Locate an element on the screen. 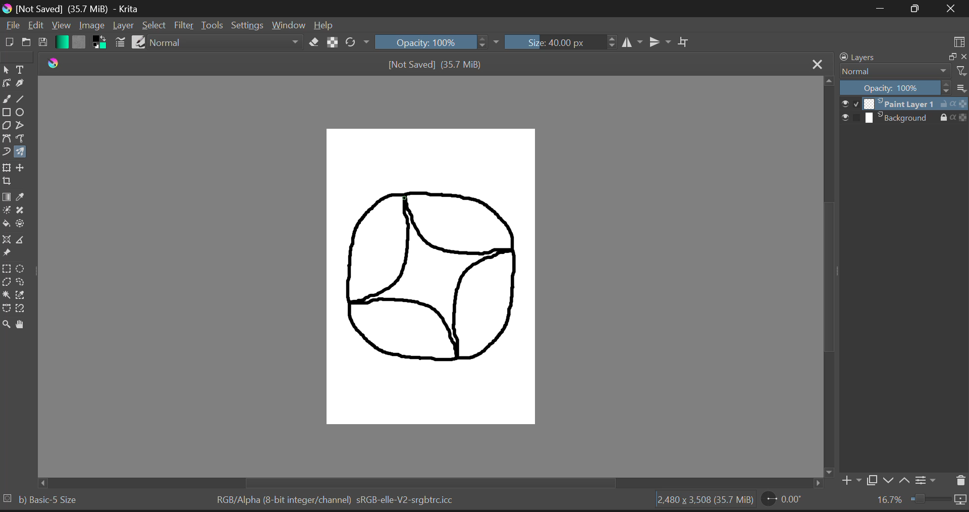 This screenshot has width=969, height=512. Scroll Bar is located at coordinates (829, 271).